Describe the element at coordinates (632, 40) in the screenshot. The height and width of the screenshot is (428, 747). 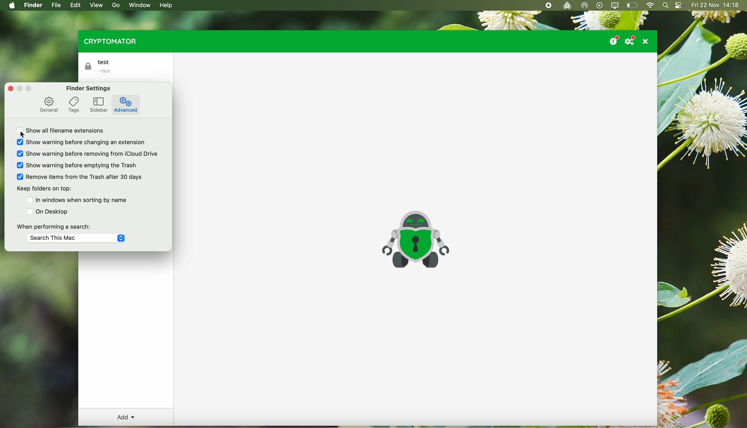
I see `settings` at that location.